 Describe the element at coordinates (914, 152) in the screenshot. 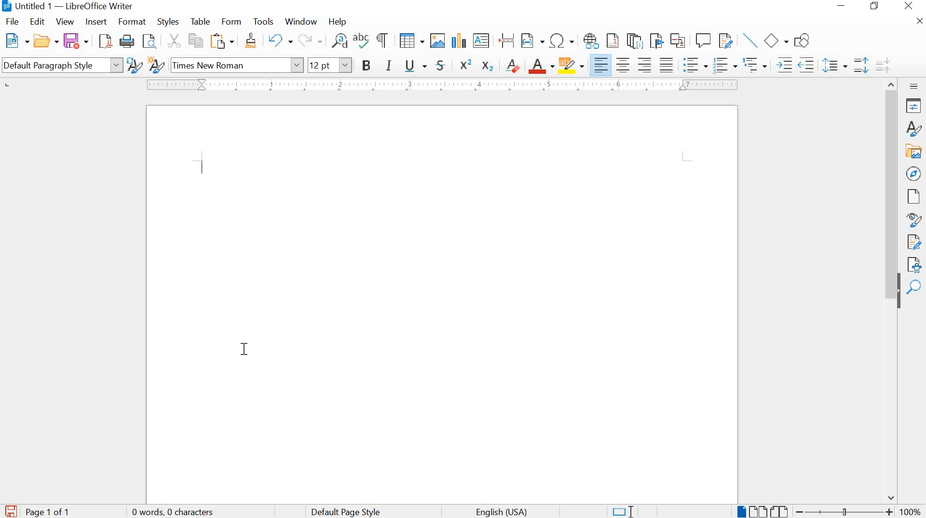

I see `GALLERY` at that location.